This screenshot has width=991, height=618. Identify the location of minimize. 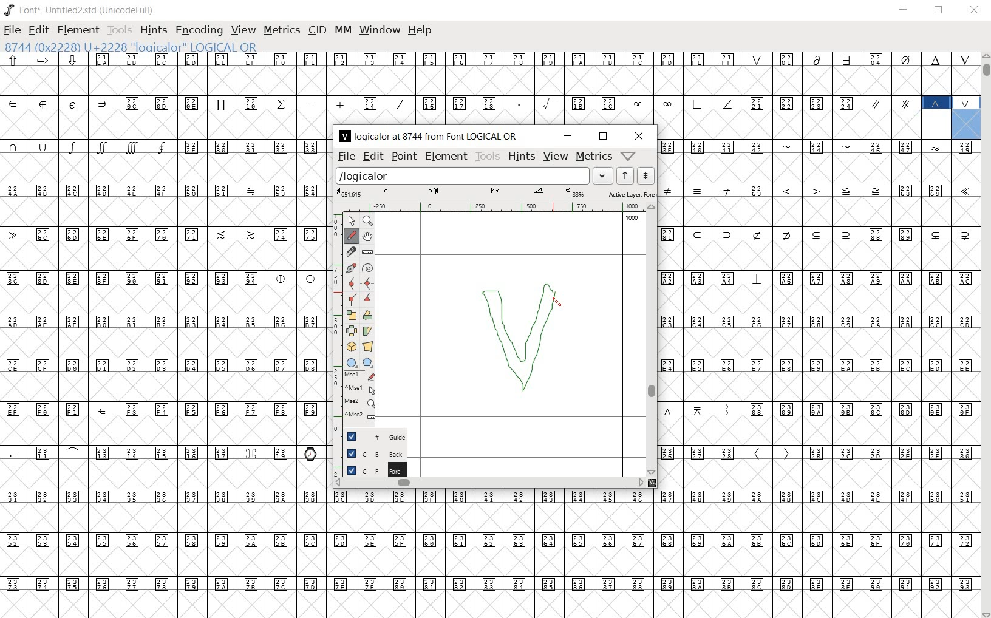
(569, 135).